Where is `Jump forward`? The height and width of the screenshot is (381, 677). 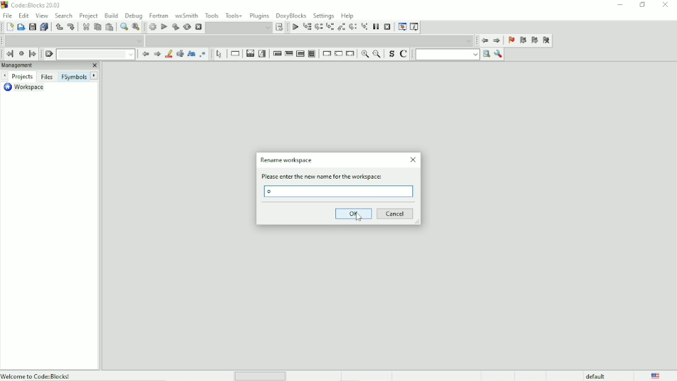 Jump forward is located at coordinates (33, 54).